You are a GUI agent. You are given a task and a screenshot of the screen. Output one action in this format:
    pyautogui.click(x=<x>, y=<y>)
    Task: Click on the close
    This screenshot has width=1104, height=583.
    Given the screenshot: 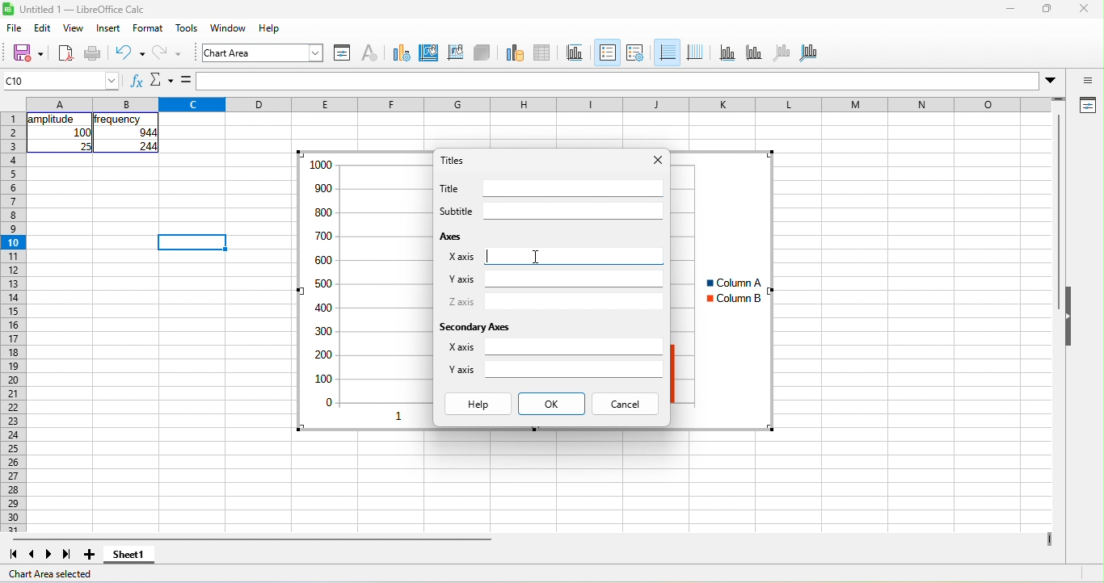 What is the action you would take?
    pyautogui.click(x=1085, y=8)
    